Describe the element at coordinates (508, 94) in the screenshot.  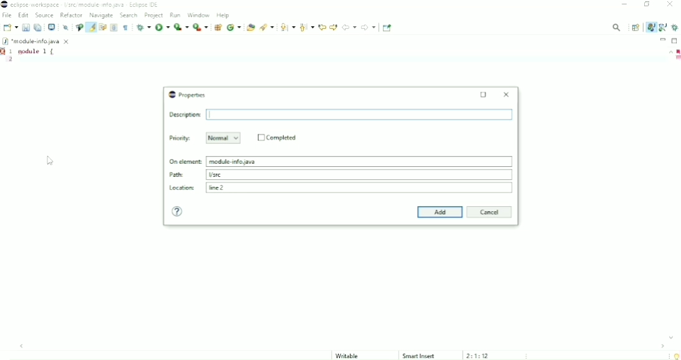
I see `Close` at that location.